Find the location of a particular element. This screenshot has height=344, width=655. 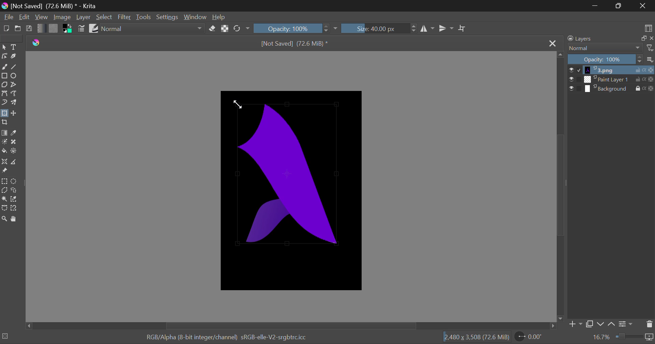

checkbox is located at coordinates (574, 89).